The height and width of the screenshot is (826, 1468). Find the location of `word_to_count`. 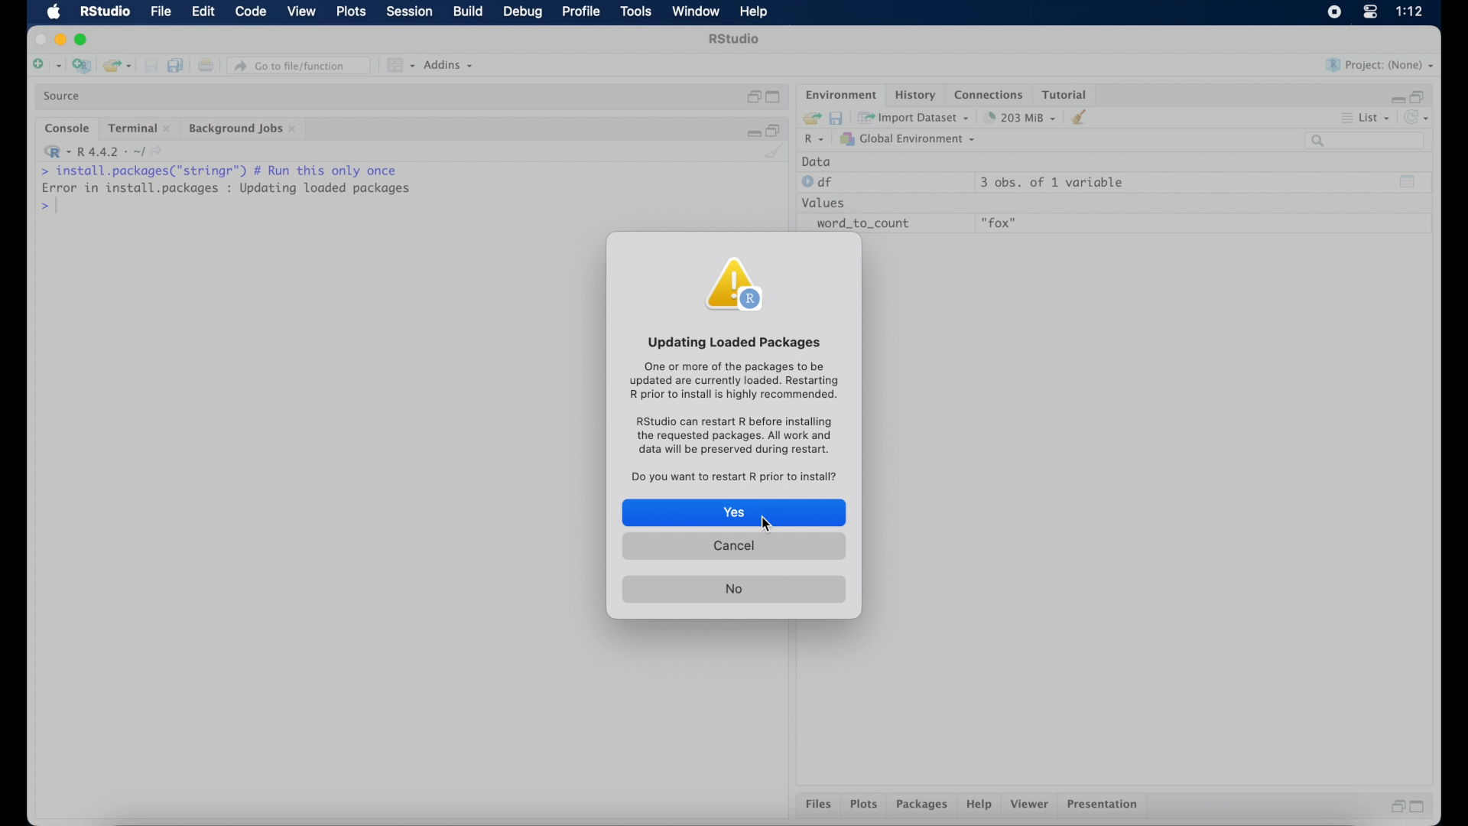

word_to_count is located at coordinates (861, 224).